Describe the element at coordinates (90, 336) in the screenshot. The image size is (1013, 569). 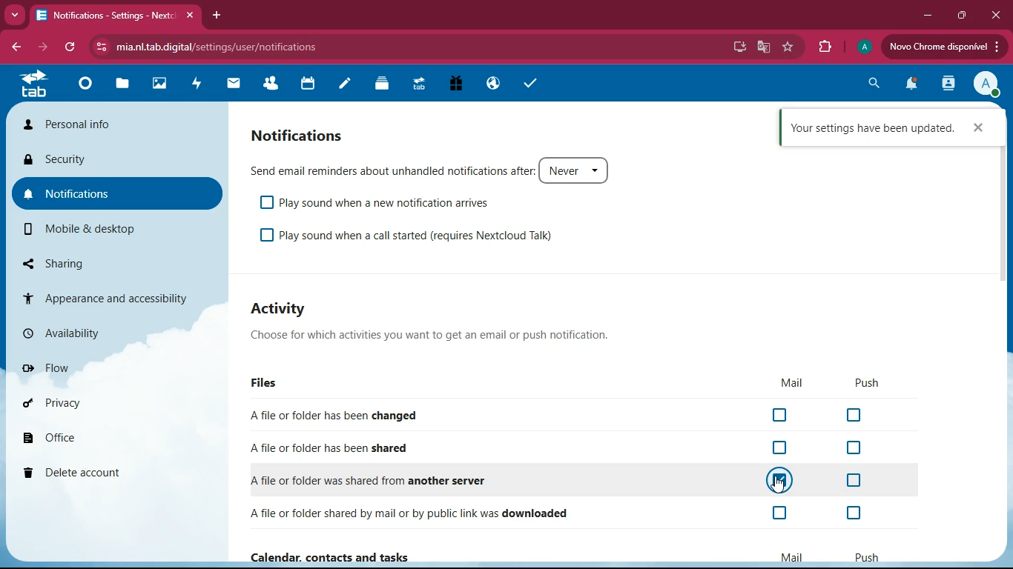
I see `availability` at that location.